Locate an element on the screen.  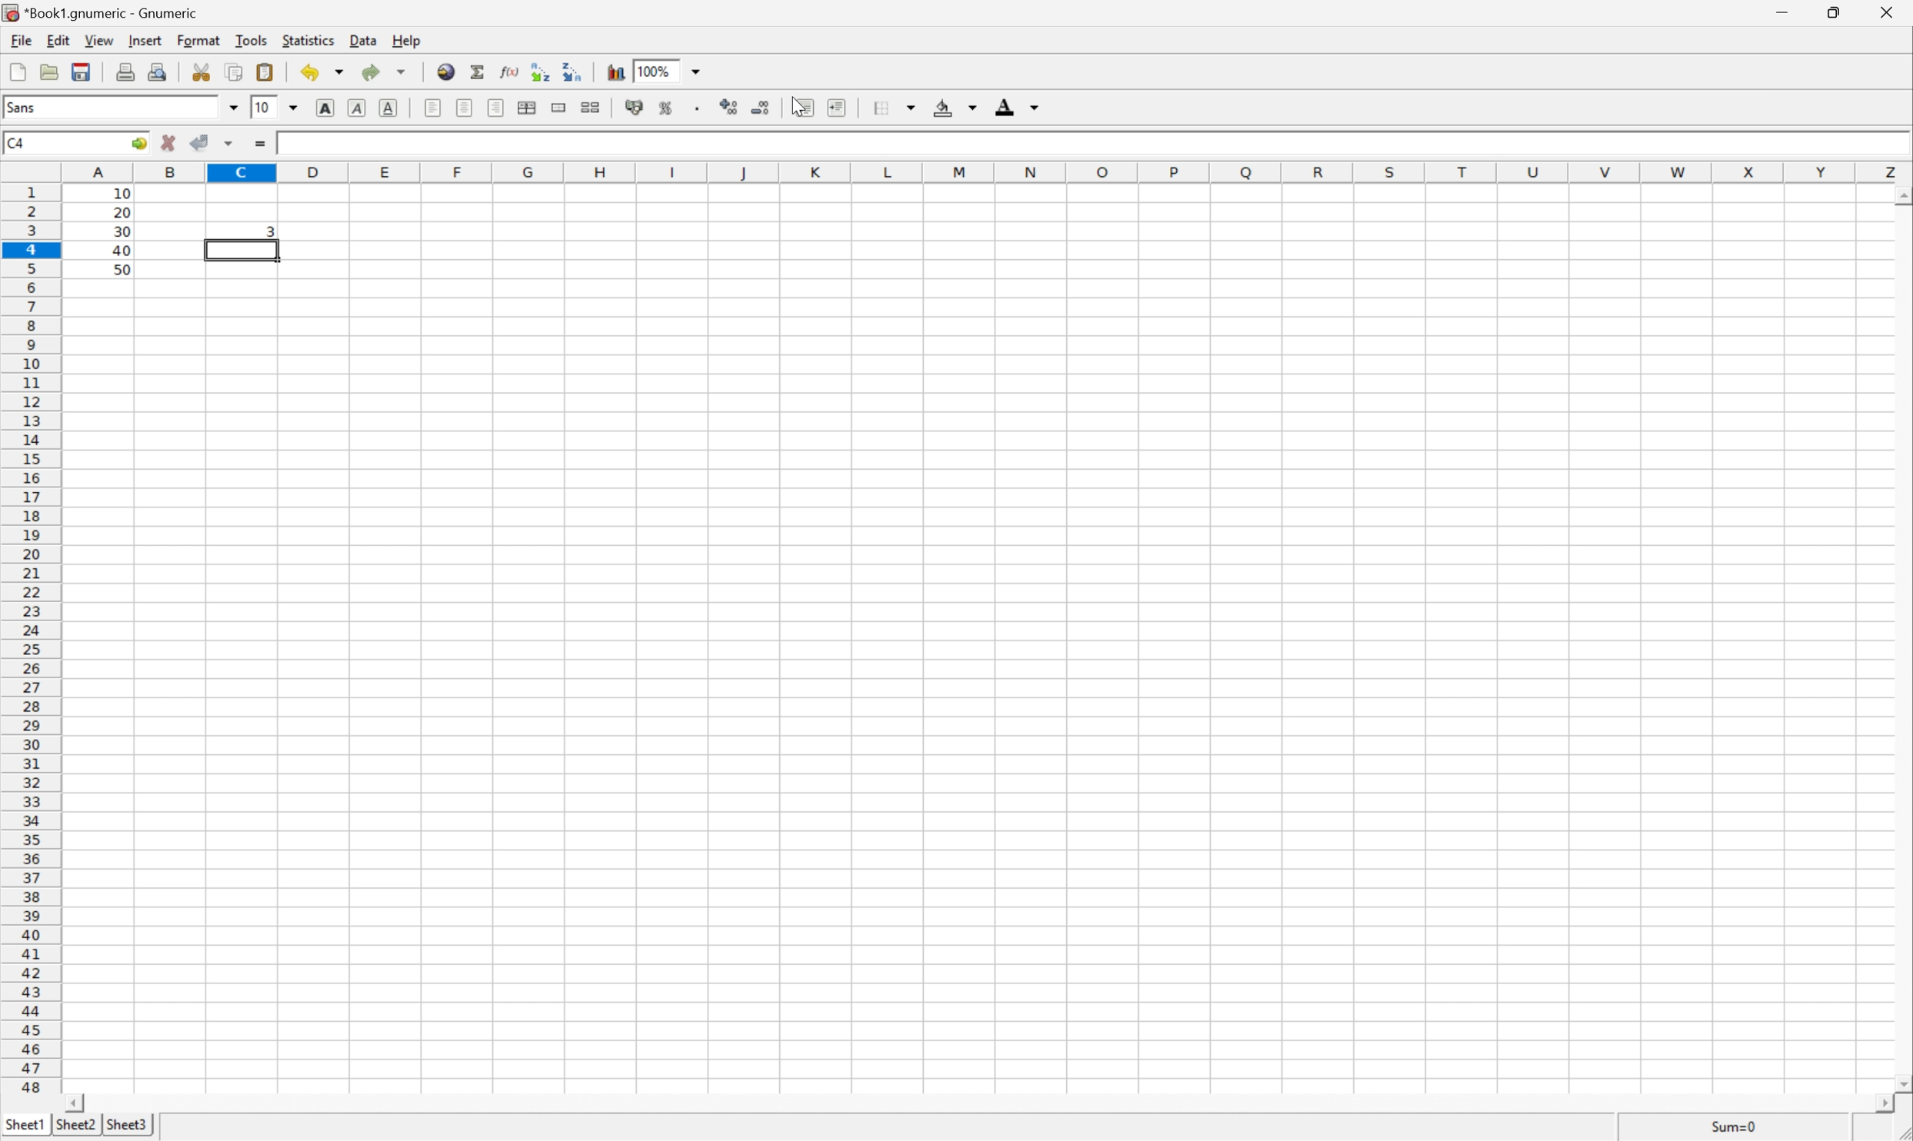
Copy the selection is located at coordinates (232, 74).